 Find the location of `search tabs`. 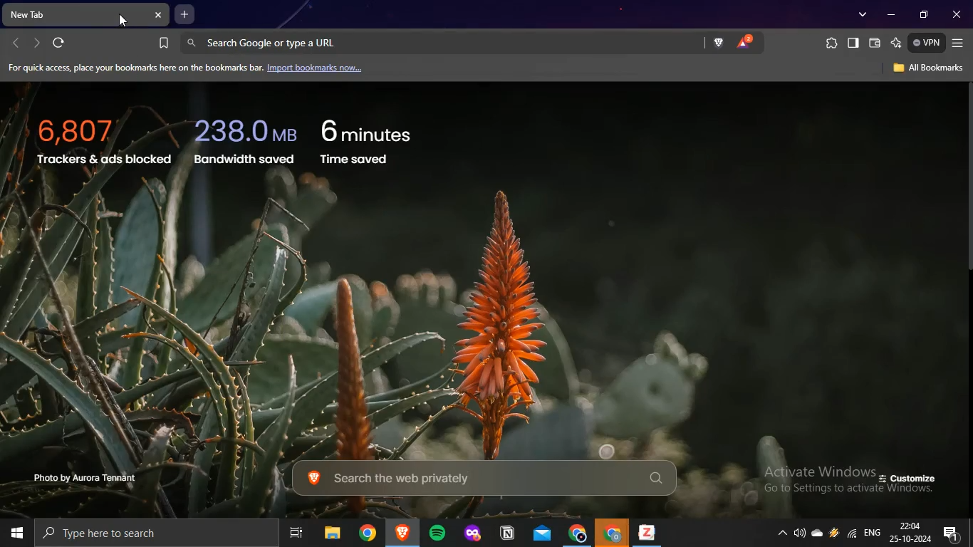

search tabs is located at coordinates (861, 15).